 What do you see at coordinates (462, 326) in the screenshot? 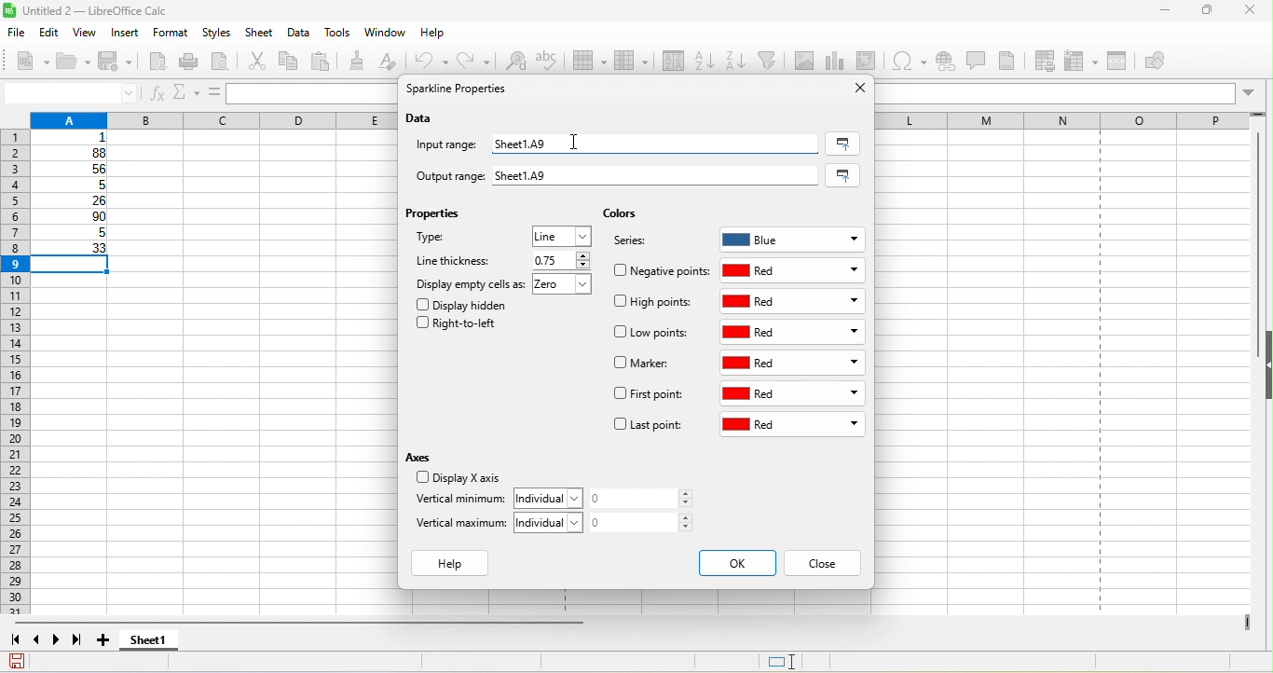
I see `right to left` at bounding box center [462, 326].